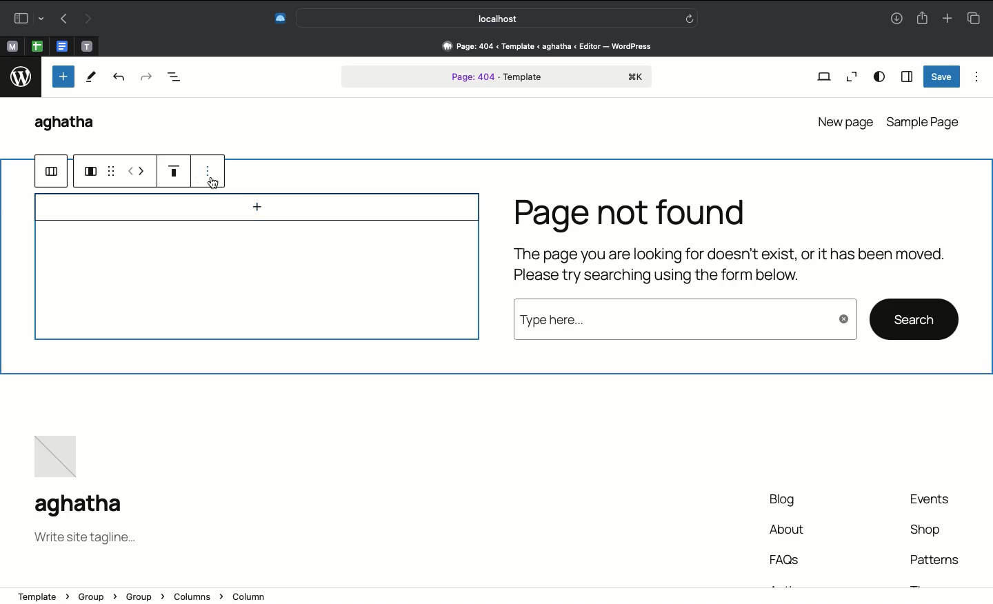 The image size is (993, 604). I want to click on Undo, so click(120, 79).